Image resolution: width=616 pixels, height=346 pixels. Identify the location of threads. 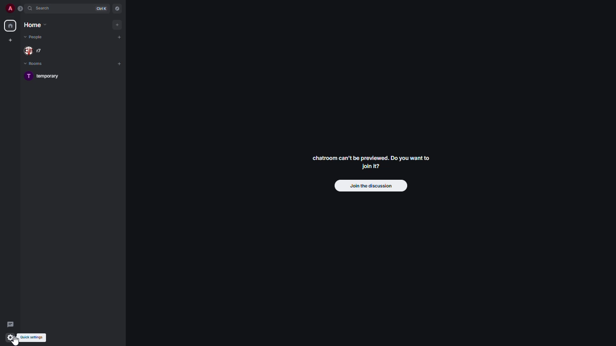
(10, 323).